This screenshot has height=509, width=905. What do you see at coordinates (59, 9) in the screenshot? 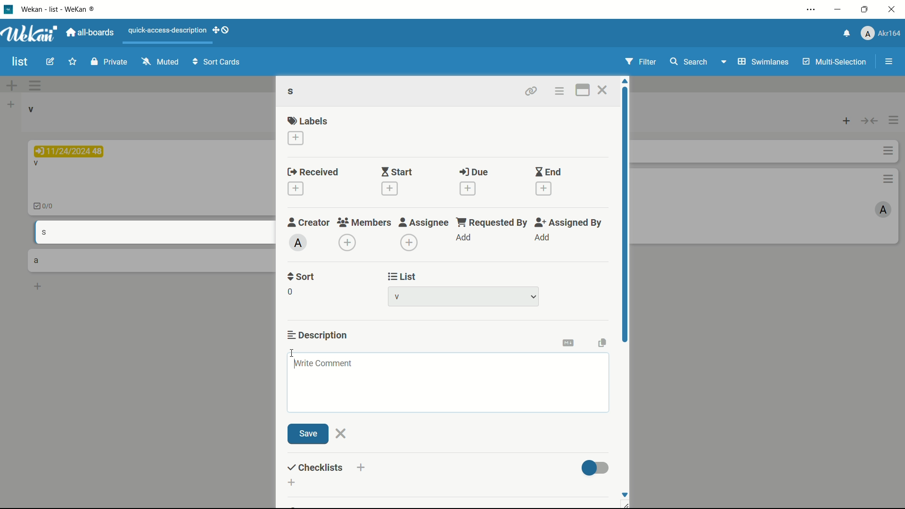
I see `Wekan - WeKan ®` at bounding box center [59, 9].